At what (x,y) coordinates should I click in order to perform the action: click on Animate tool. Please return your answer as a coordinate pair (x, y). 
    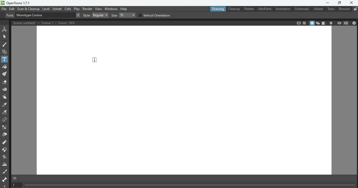
    Looking at the image, I should click on (5, 29).